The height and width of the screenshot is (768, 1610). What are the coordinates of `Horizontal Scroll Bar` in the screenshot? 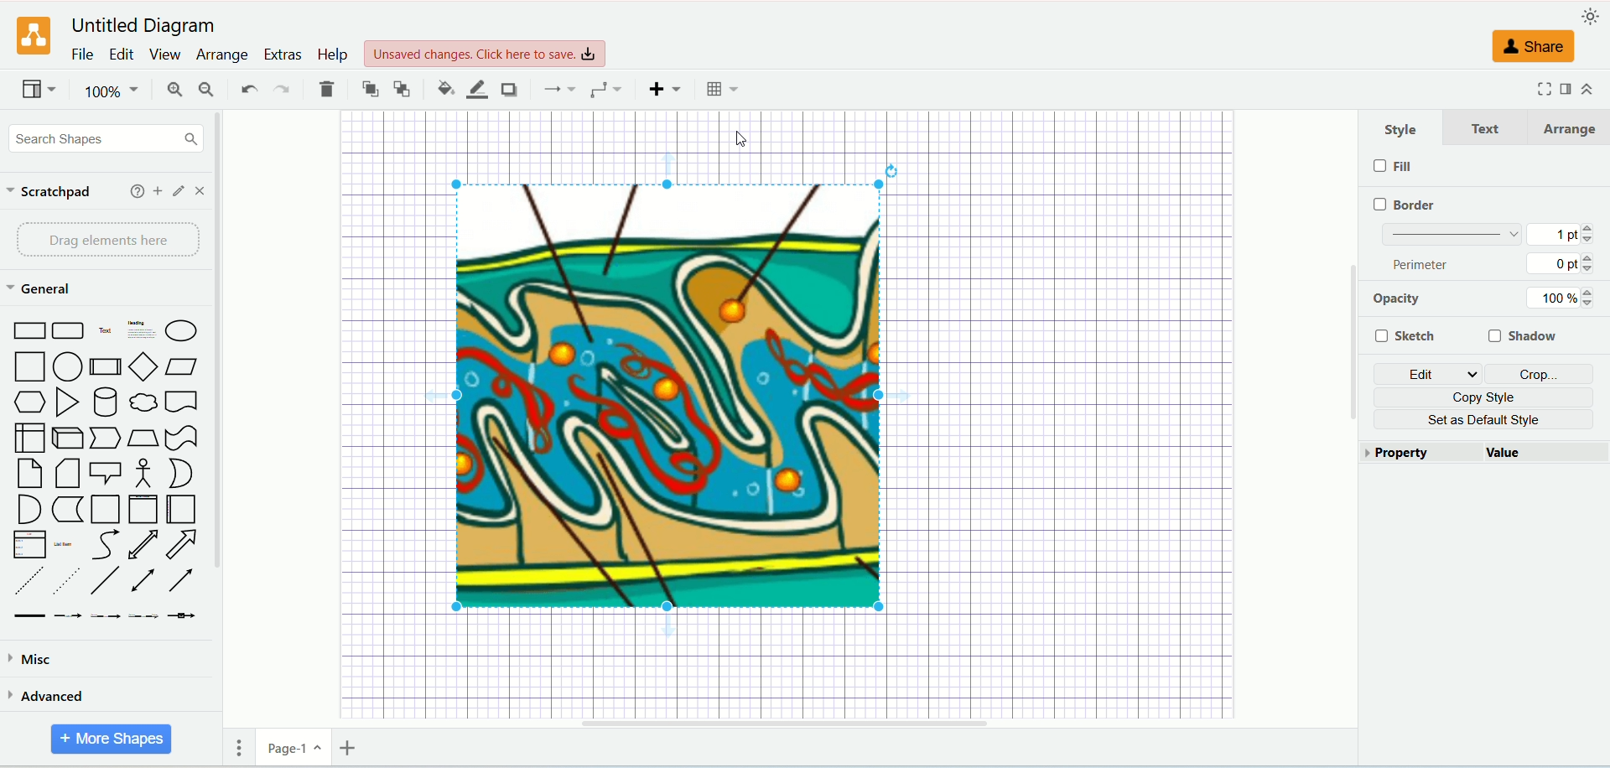 It's located at (795, 721).